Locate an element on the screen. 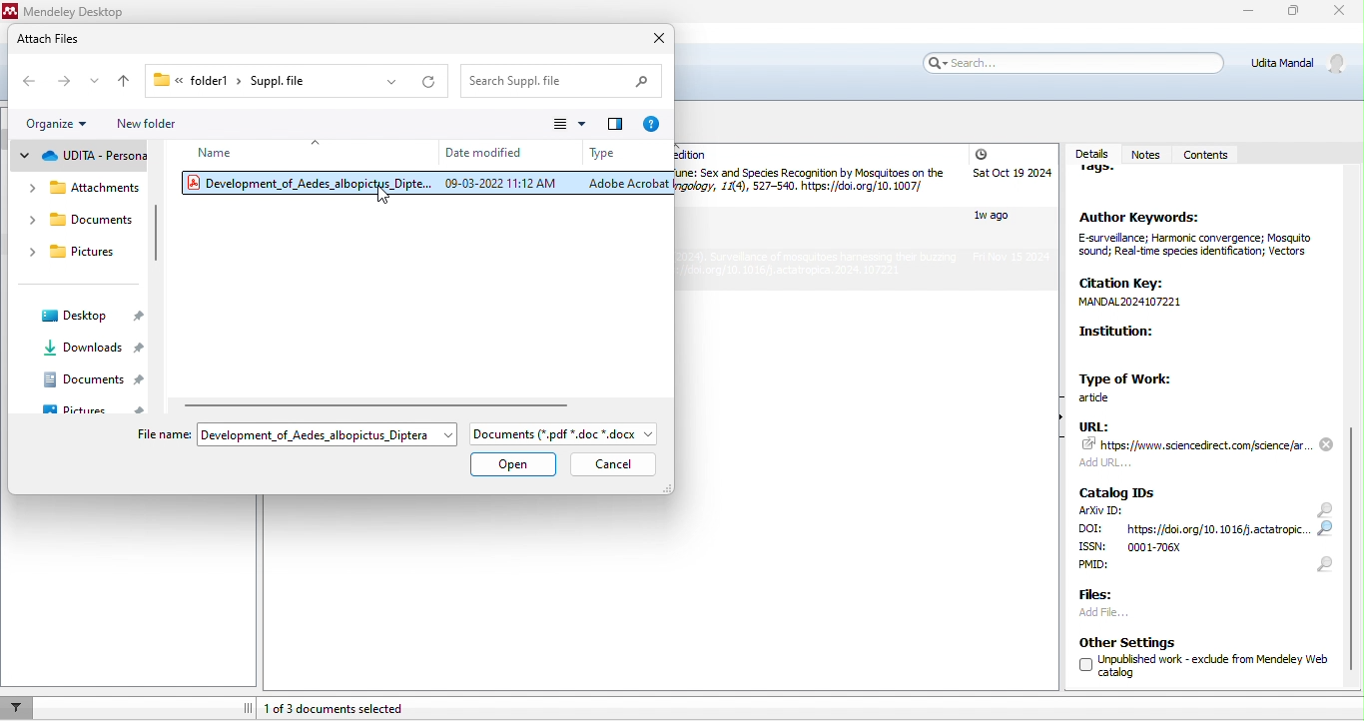  pictures is located at coordinates (91, 404).